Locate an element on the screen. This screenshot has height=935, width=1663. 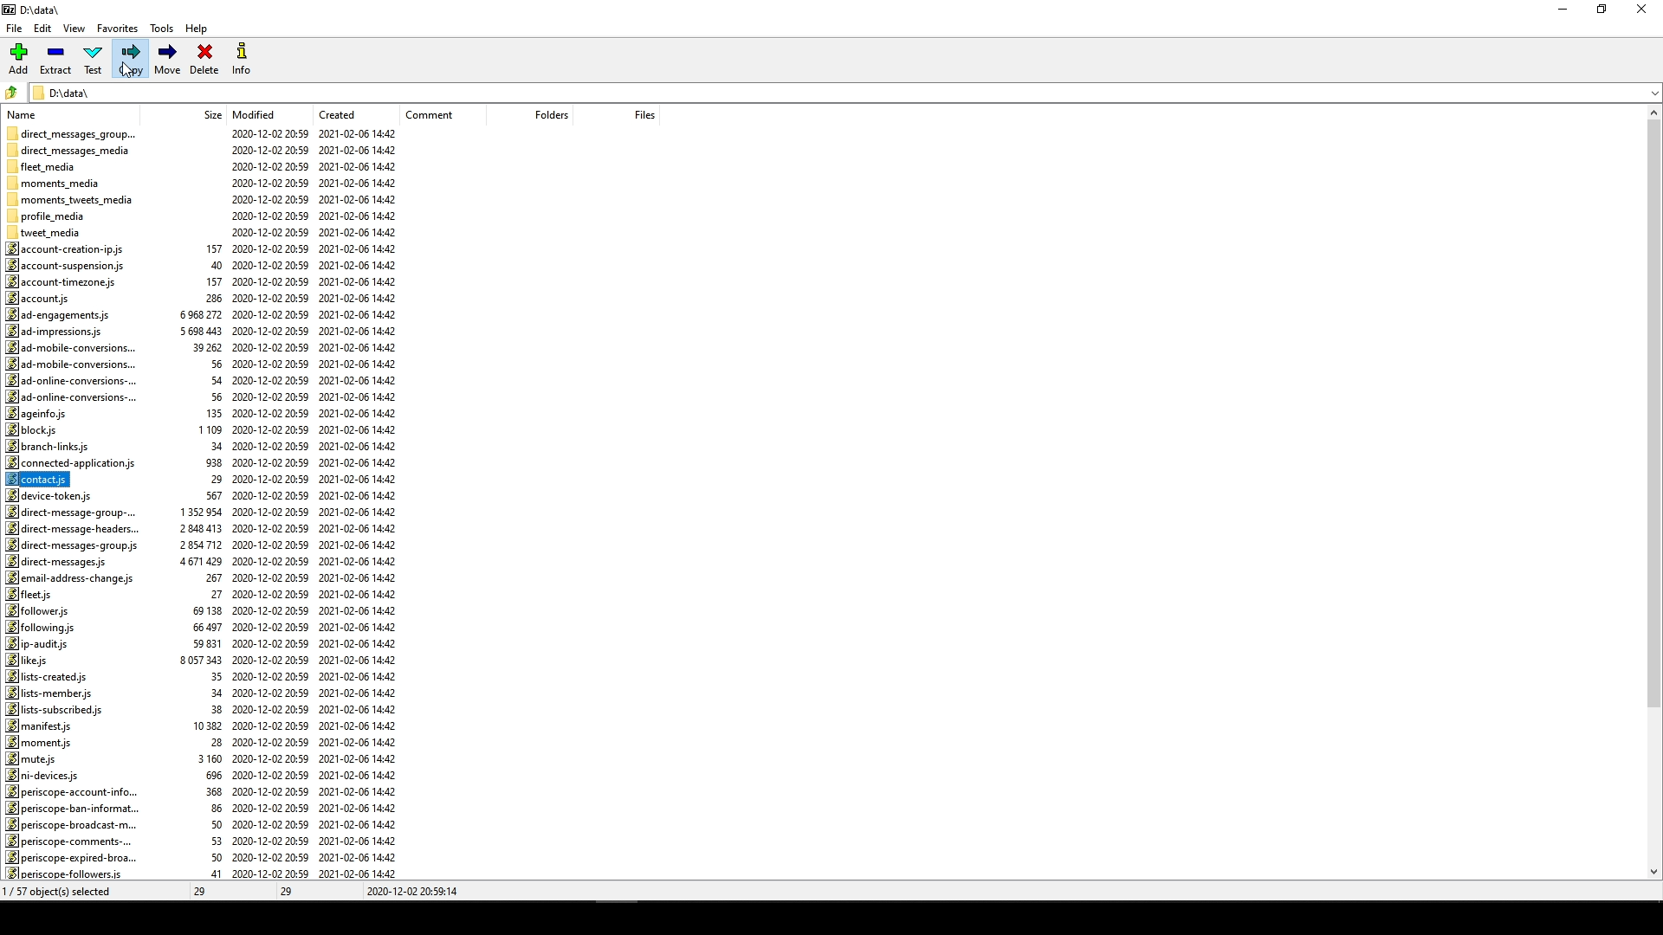
Move is located at coordinates (169, 60).